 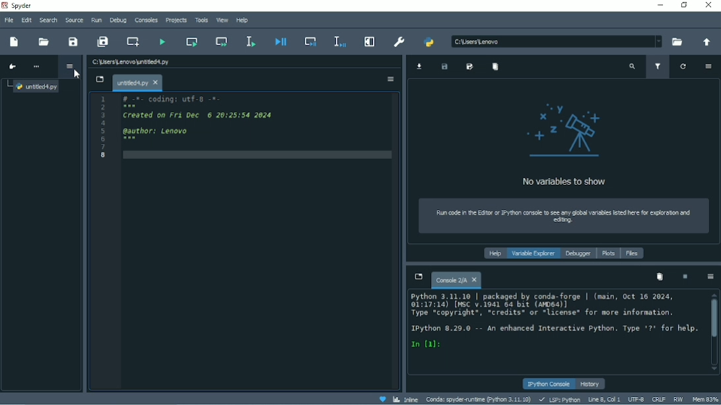 What do you see at coordinates (469, 67) in the screenshot?
I see `Save data as` at bounding box center [469, 67].